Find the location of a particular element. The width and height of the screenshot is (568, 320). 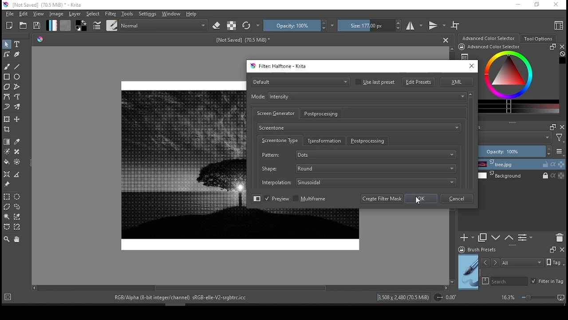

window is located at coordinates (171, 14).